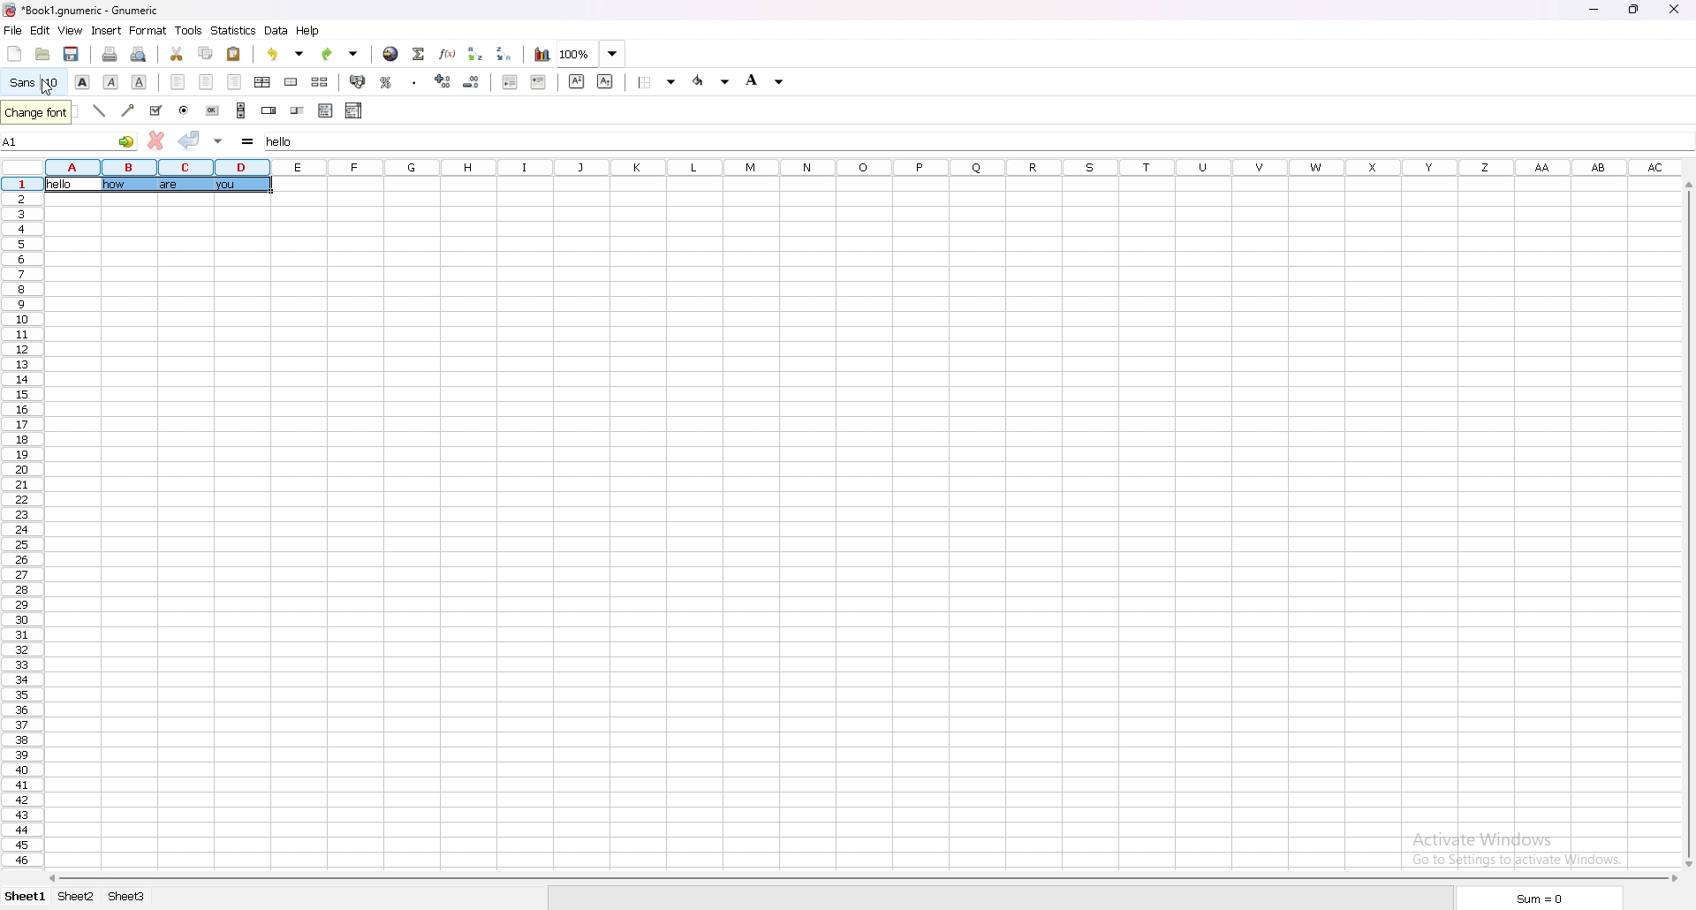  What do you see at coordinates (241, 110) in the screenshot?
I see `scroll bar` at bounding box center [241, 110].